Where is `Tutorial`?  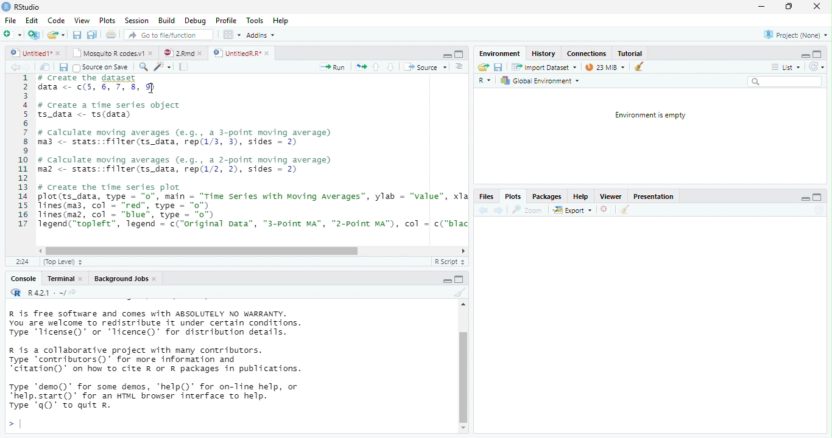
Tutorial is located at coordinates (630, 53).